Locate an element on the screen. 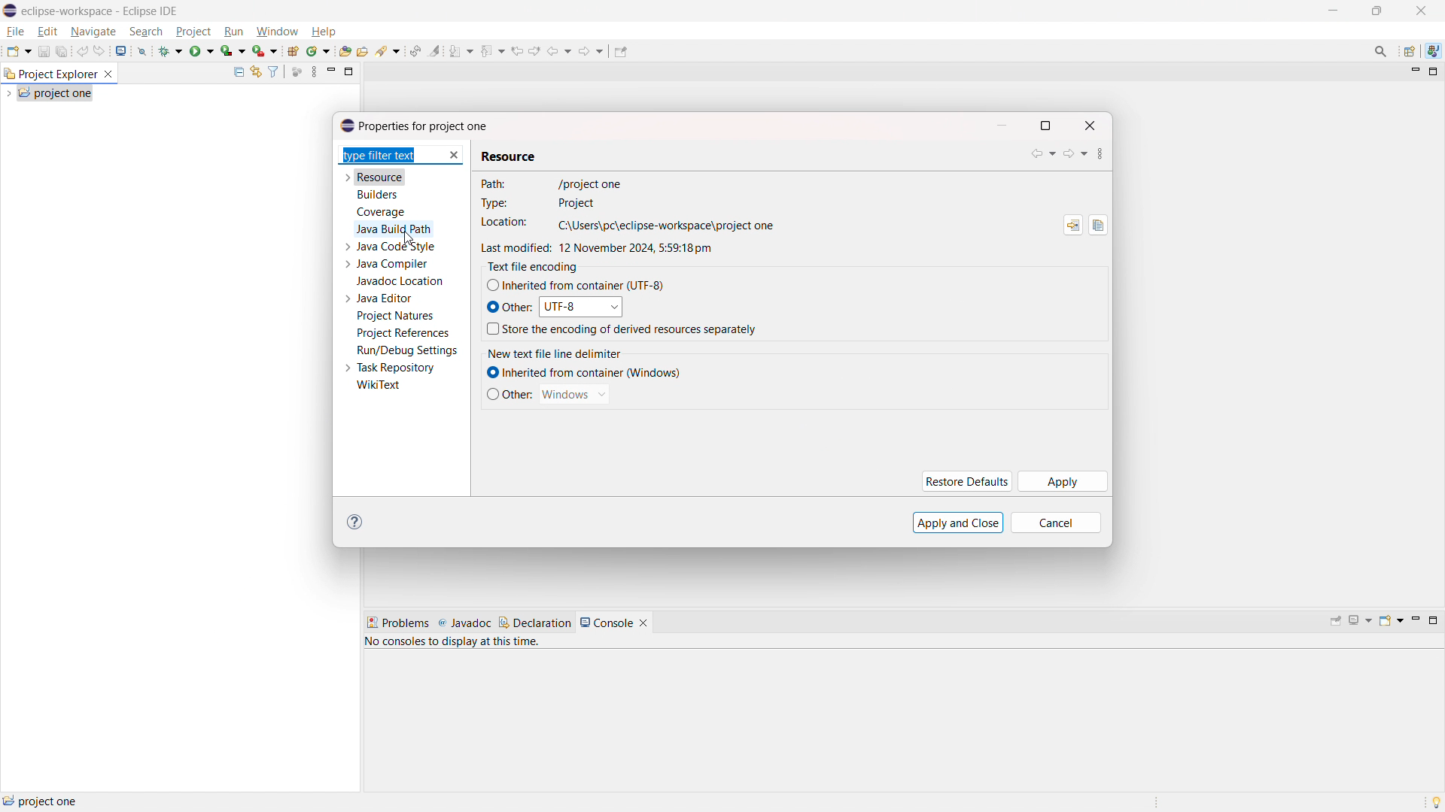 Image resolution: width=1445 pixels, height=812 pixels. inherited from container (windows) is located at coordinates (583, 373).